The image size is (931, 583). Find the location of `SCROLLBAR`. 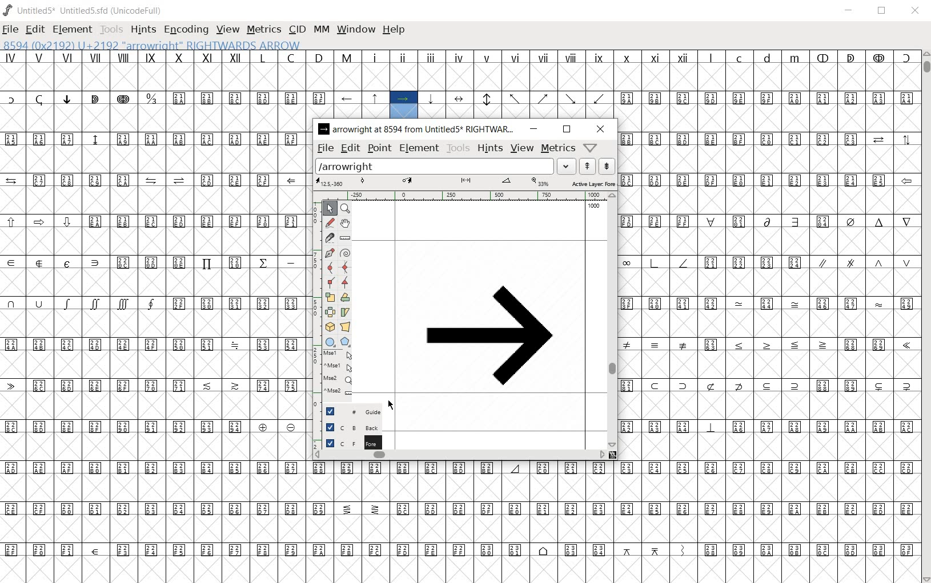

SCROLLBAR is located at coordinates (925, 315).